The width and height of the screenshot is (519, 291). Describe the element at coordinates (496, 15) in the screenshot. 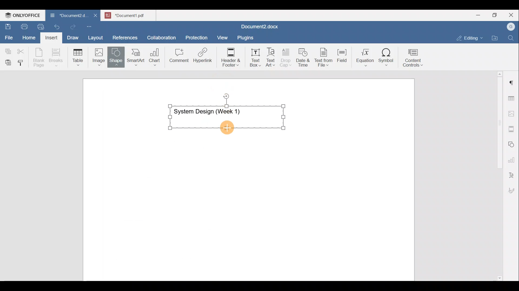

I see `Maximize` at that location.